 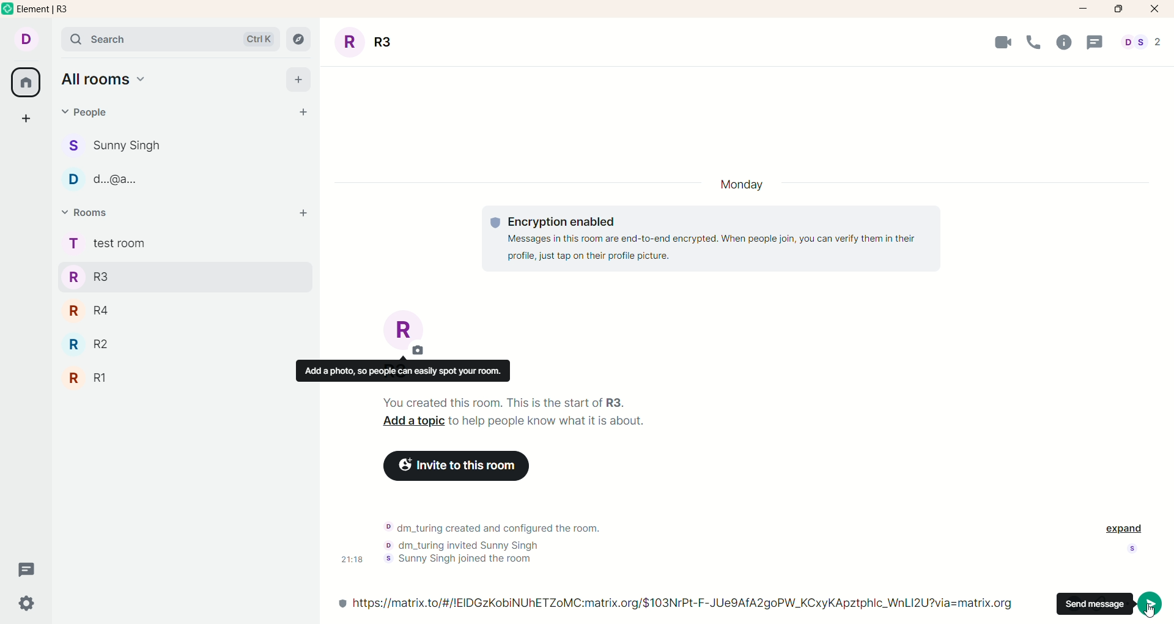 What do you see at coordinates (28, 40) in the screenshot?
I see `account` at bounding box center [28, 40].